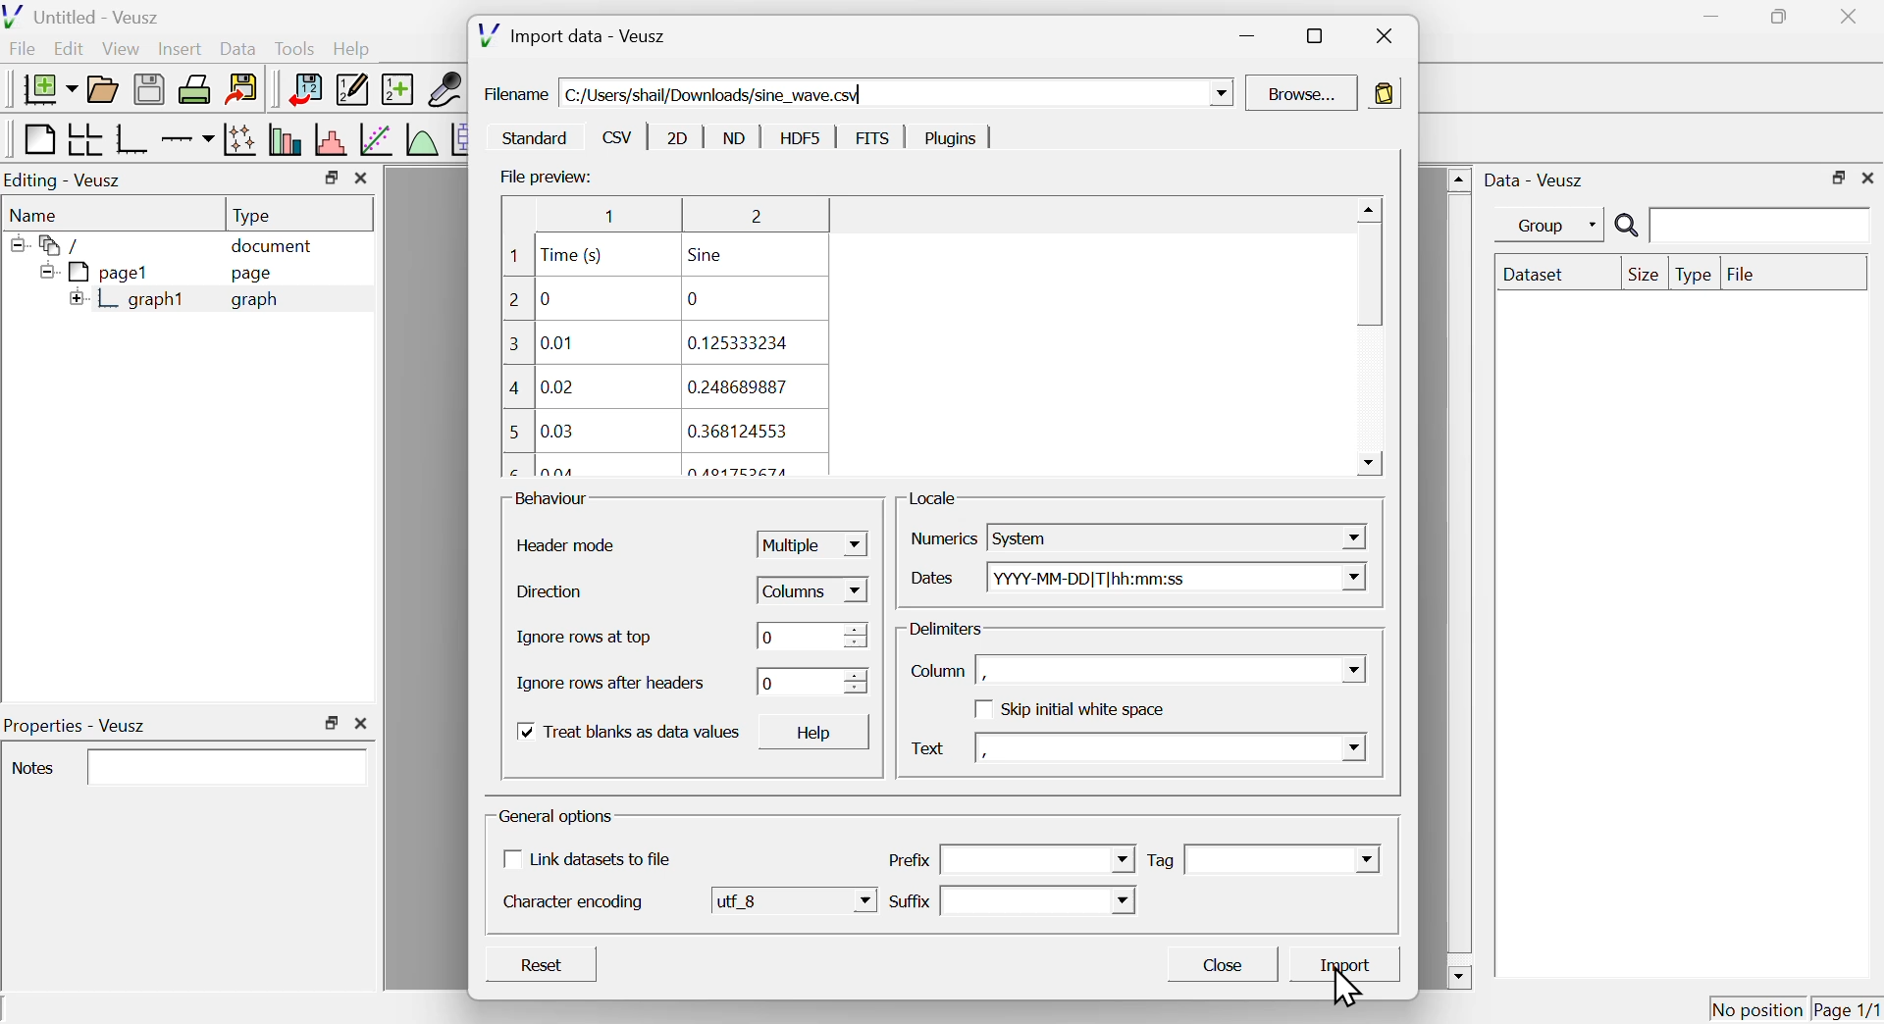 This screenshot has height=1024, width=1884. I want to click on create new data sets using ranges, so click(397, 87).